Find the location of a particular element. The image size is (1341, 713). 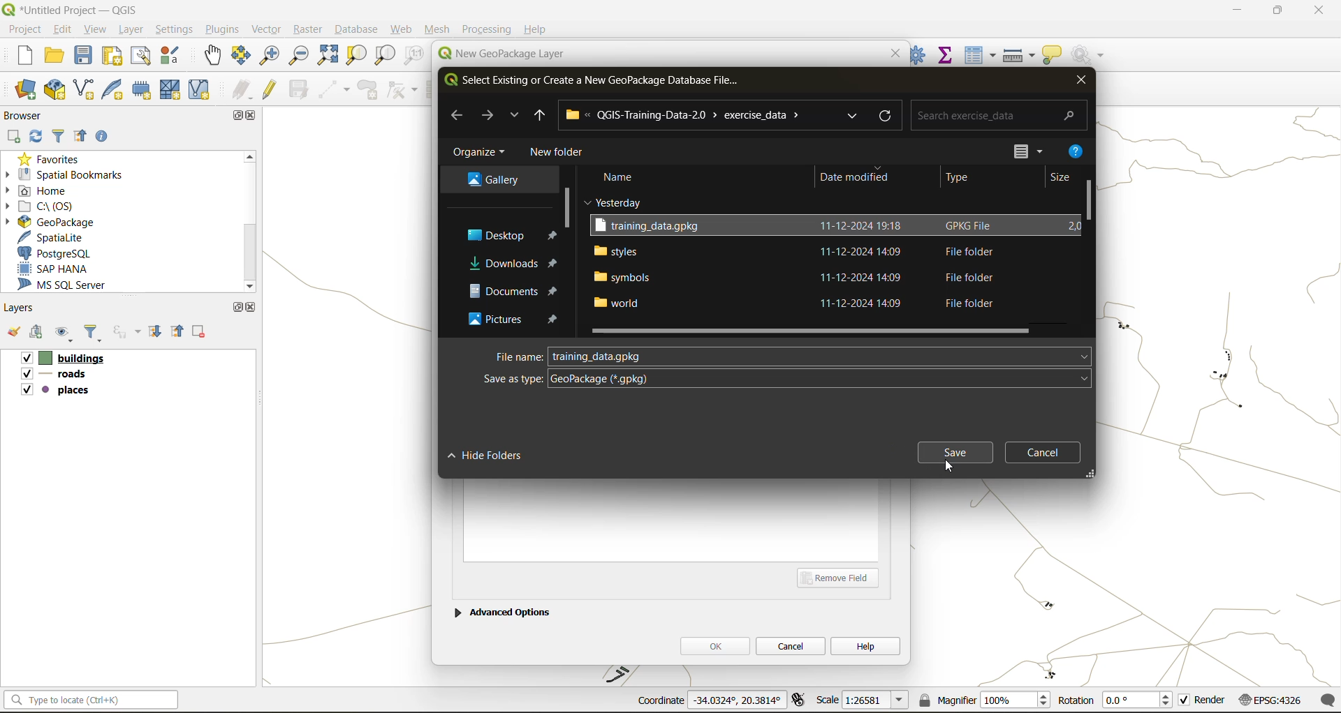

search exercise data is located at coordinates (995, 114).